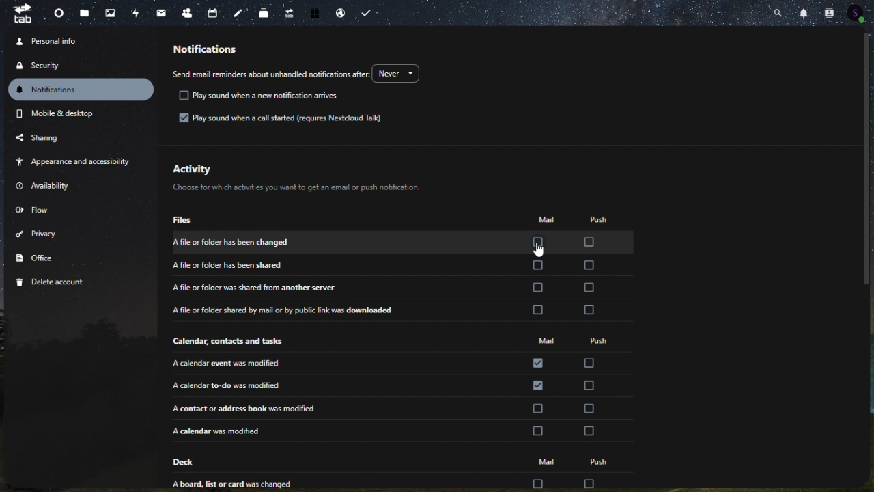  What do you see at coordinates (539, 387) in the screenshot?
I see `check box` at bounding box center [539, 387].